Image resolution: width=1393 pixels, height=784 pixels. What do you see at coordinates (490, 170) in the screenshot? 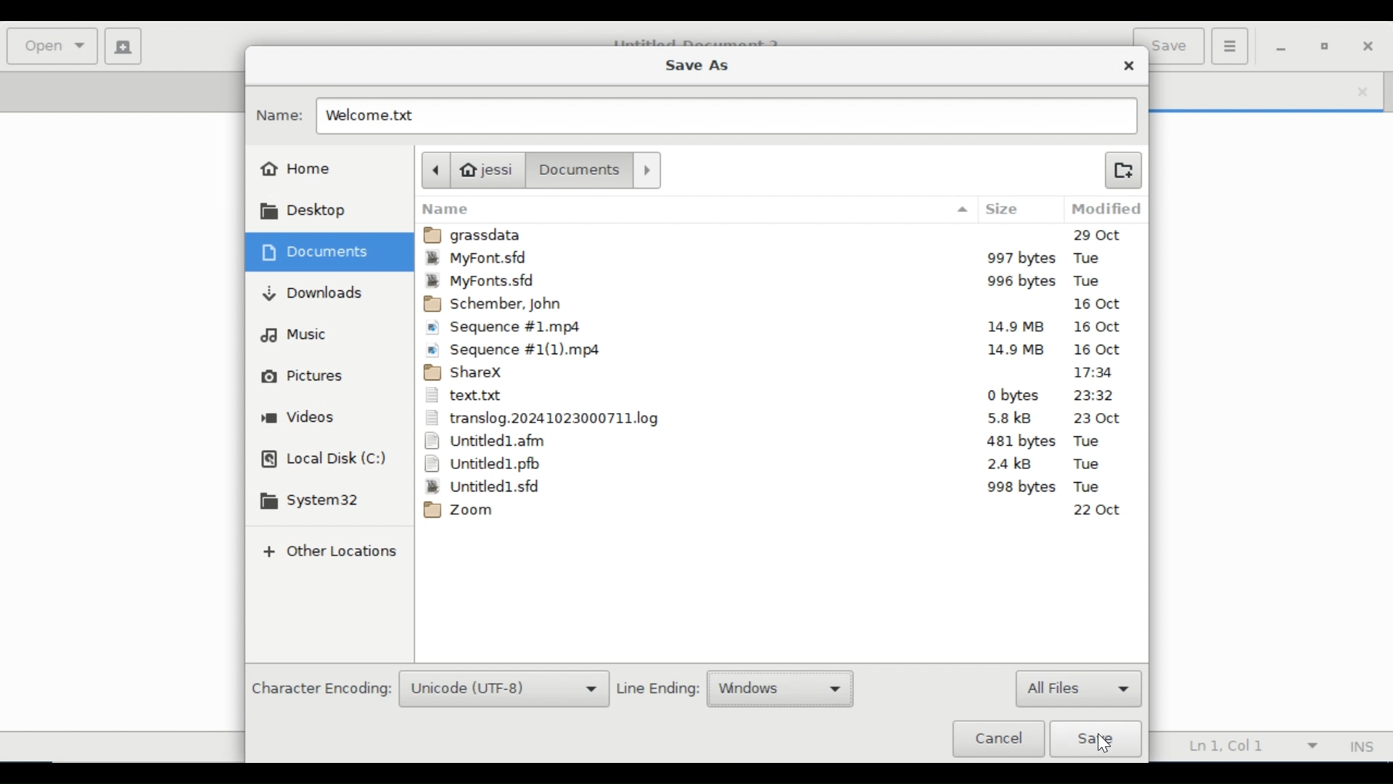
I see `jessi` at bounding box center [490, 170].